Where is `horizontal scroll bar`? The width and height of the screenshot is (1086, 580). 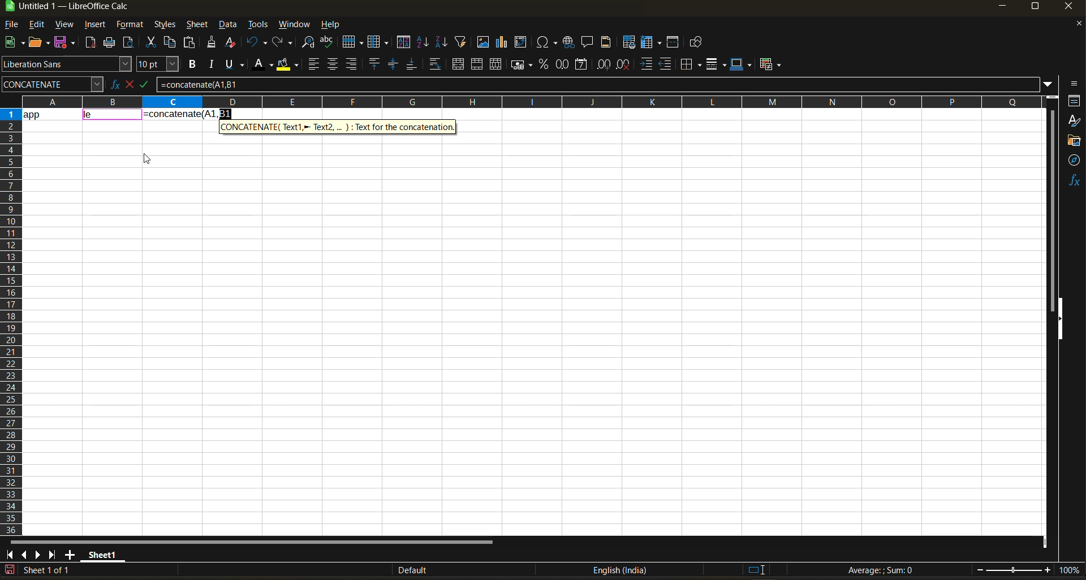 horizontal scroll bar is located at coordinates (251, 542).